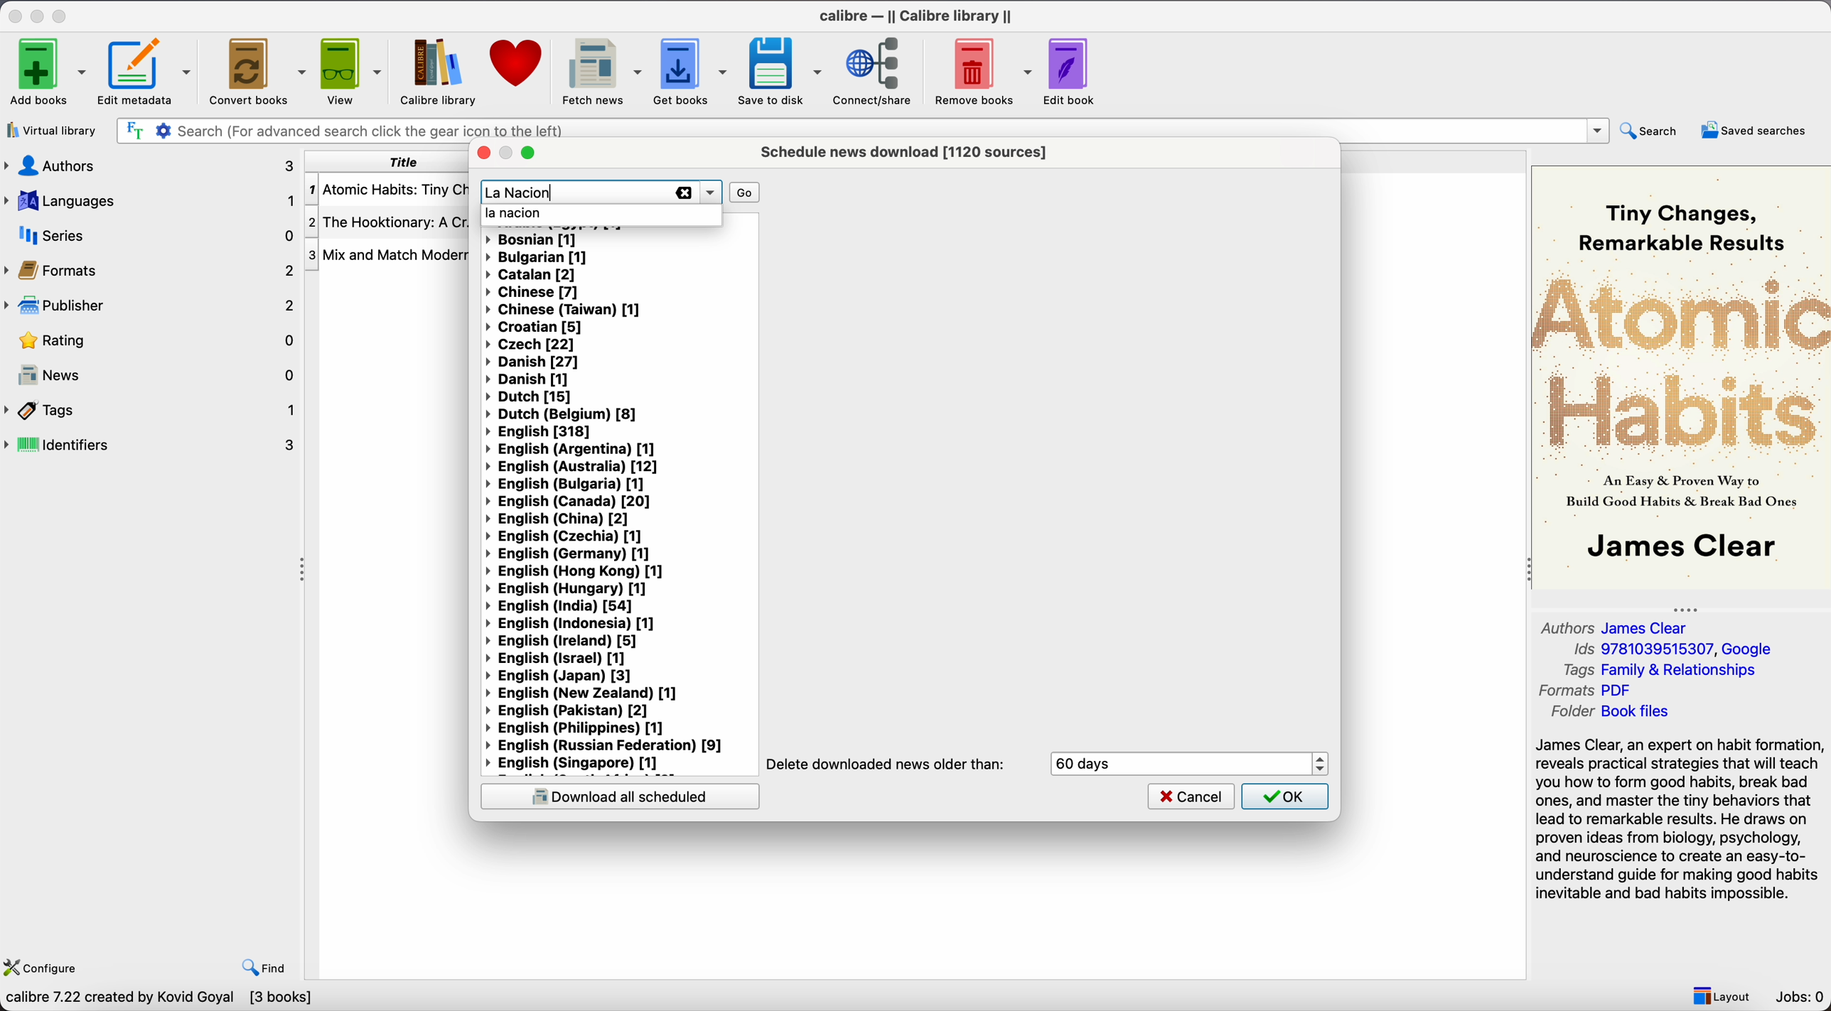  Describe the element at coordinates (256, 70) in the screenshot. I see `convert books` at that location.